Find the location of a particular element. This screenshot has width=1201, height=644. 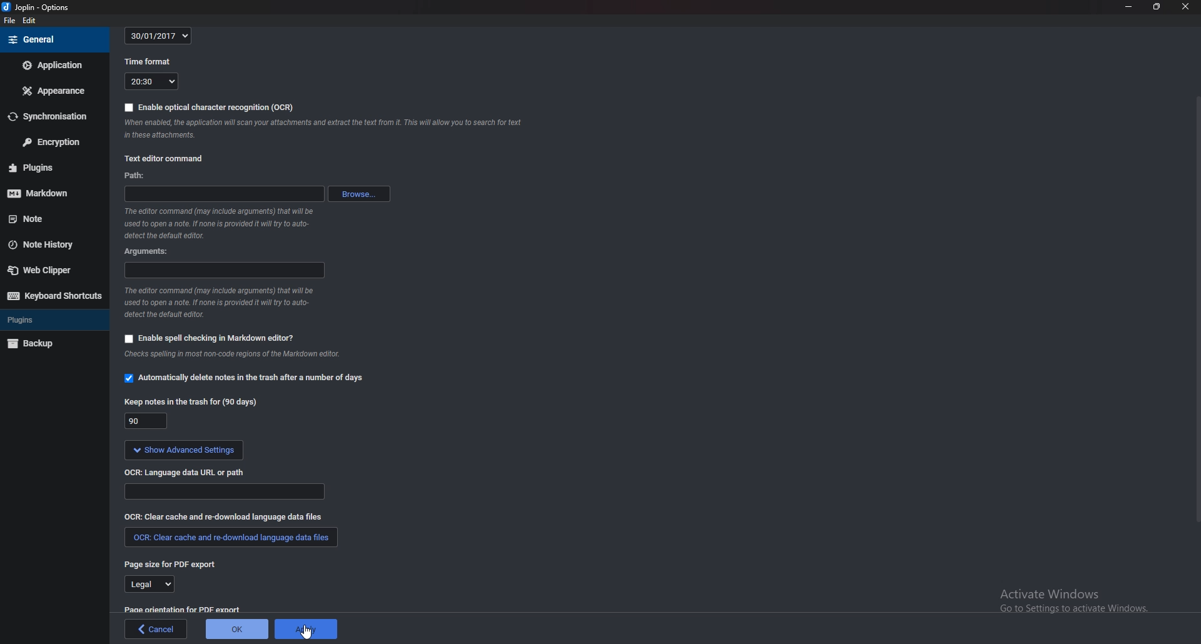

Edit is located at coordinates (29, 20).